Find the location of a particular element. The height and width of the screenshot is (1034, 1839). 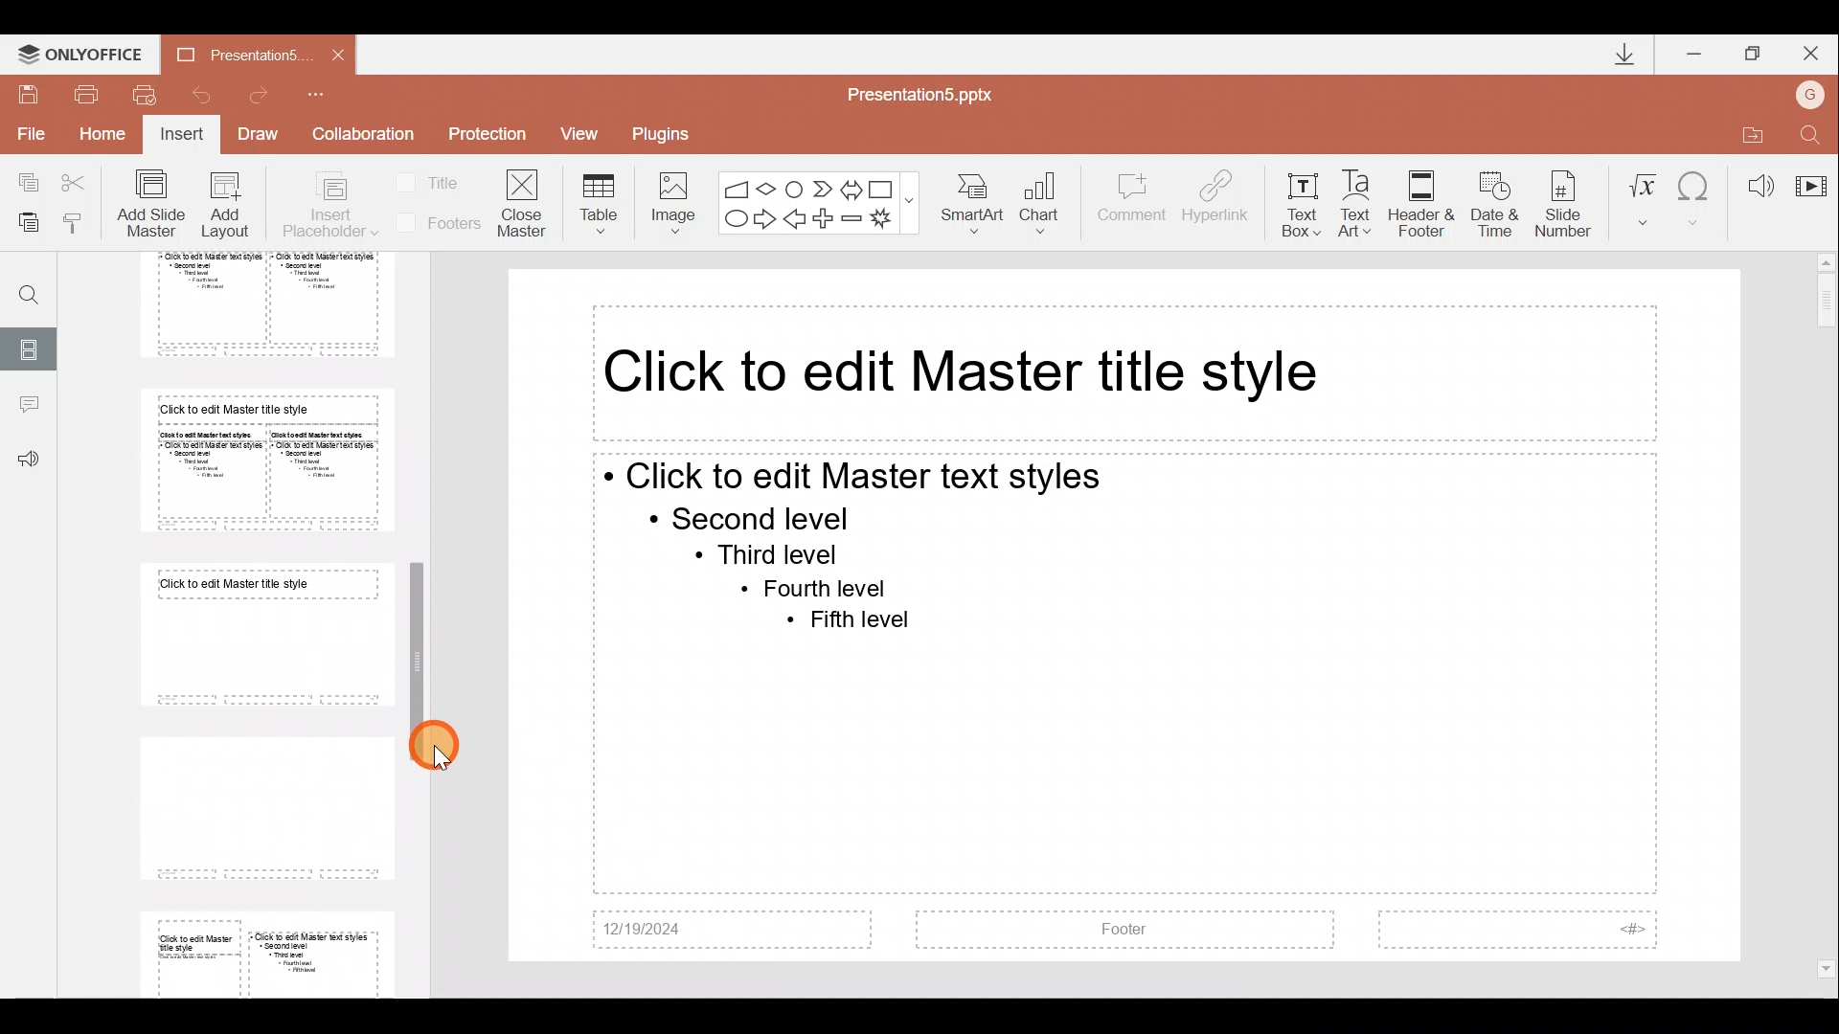

Cursor is located at coordinates (431, 748).